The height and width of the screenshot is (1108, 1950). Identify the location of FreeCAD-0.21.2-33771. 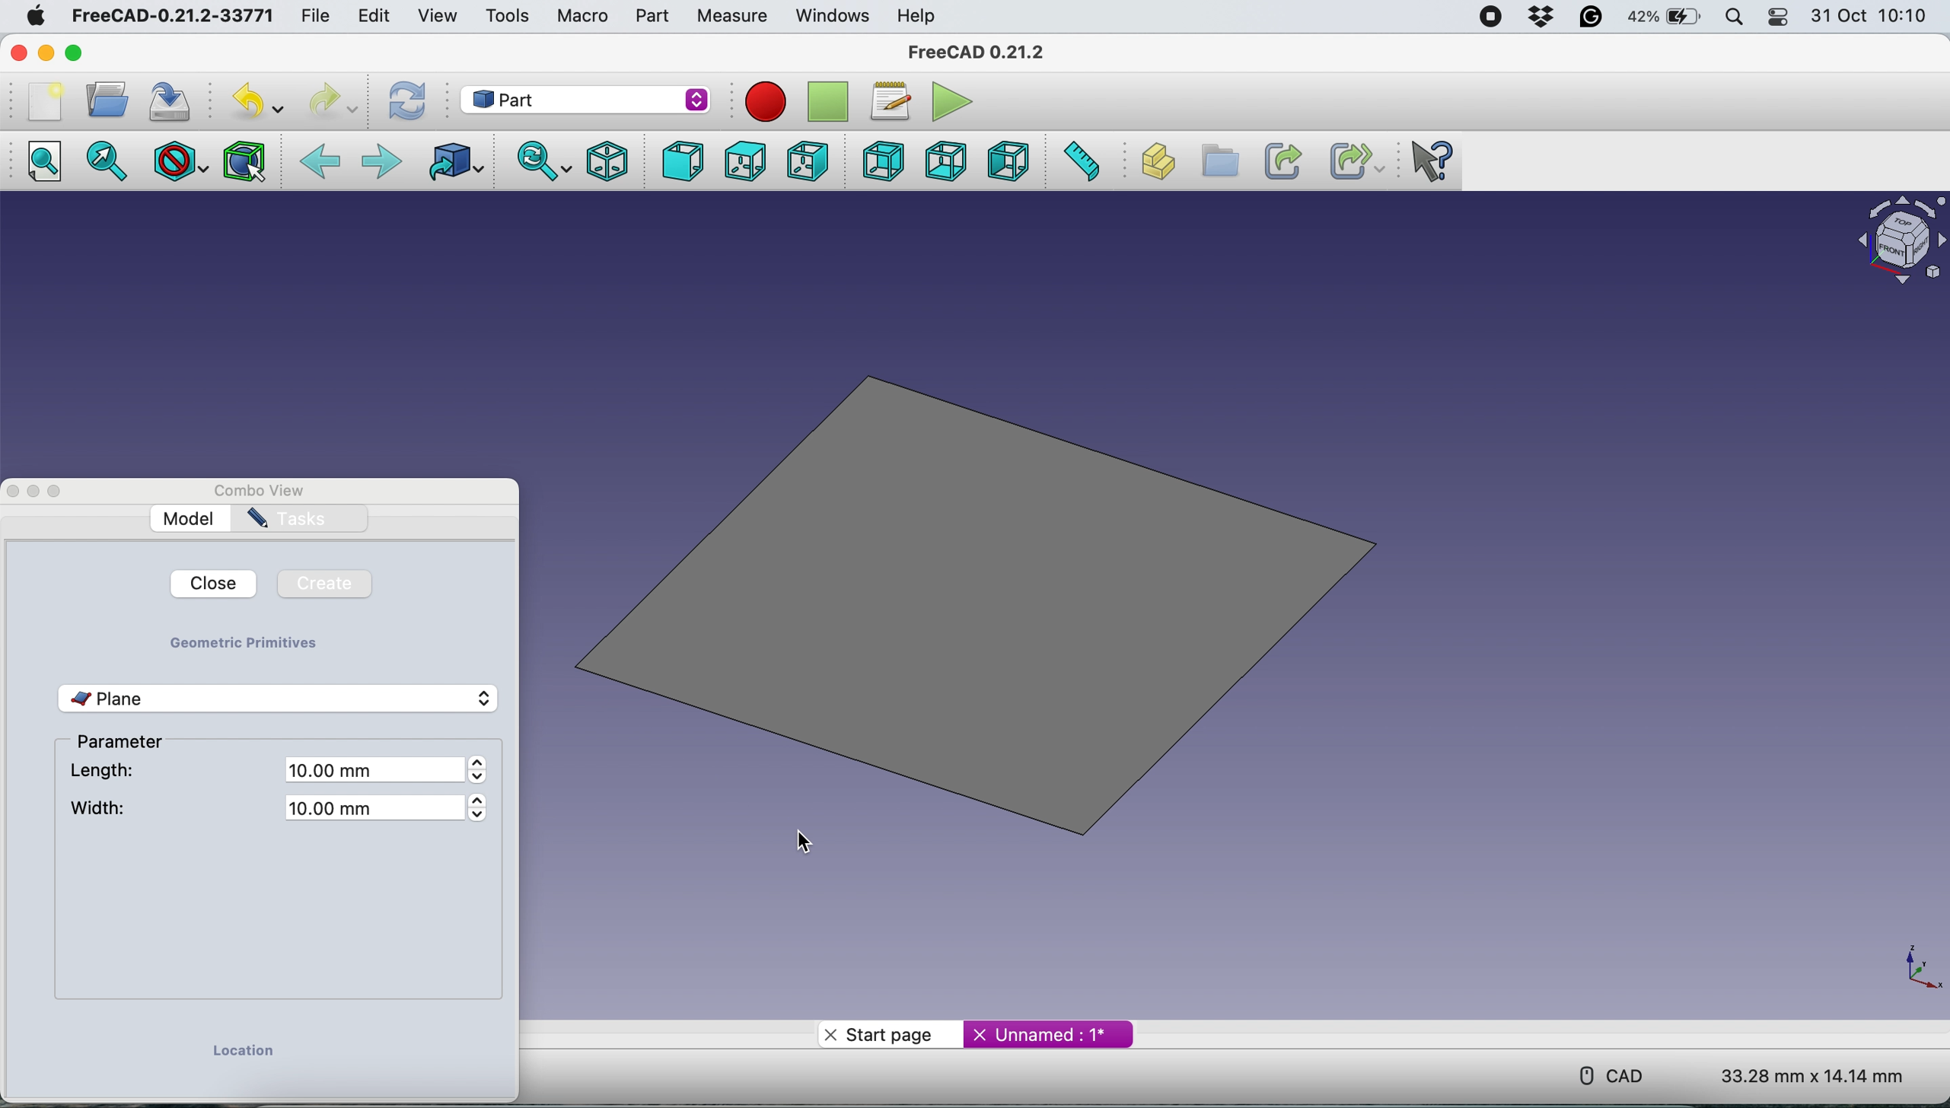
(172, 15).